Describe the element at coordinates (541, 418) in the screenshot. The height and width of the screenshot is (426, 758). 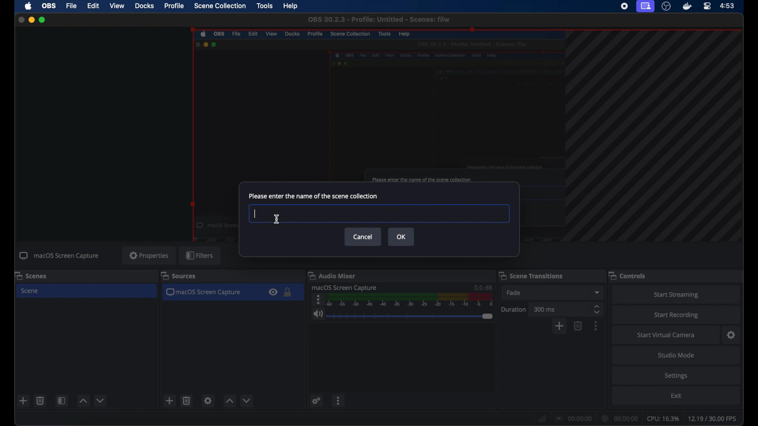
I see `network` at that location.